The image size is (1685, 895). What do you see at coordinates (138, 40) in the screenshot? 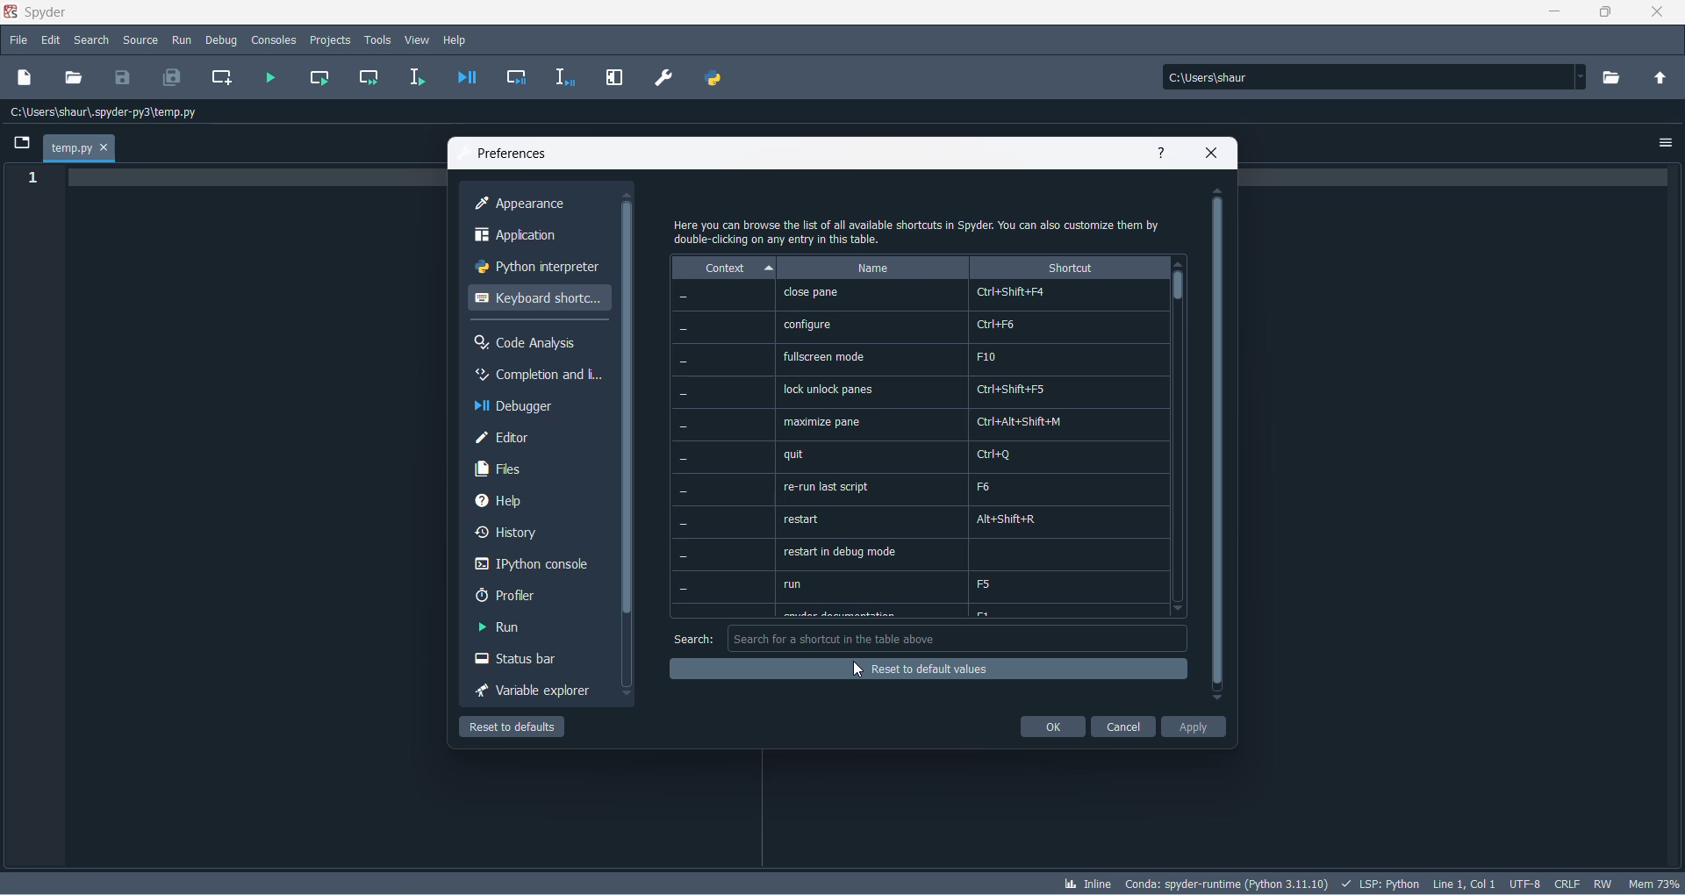
I see `source` at bounding box center [138, 40].